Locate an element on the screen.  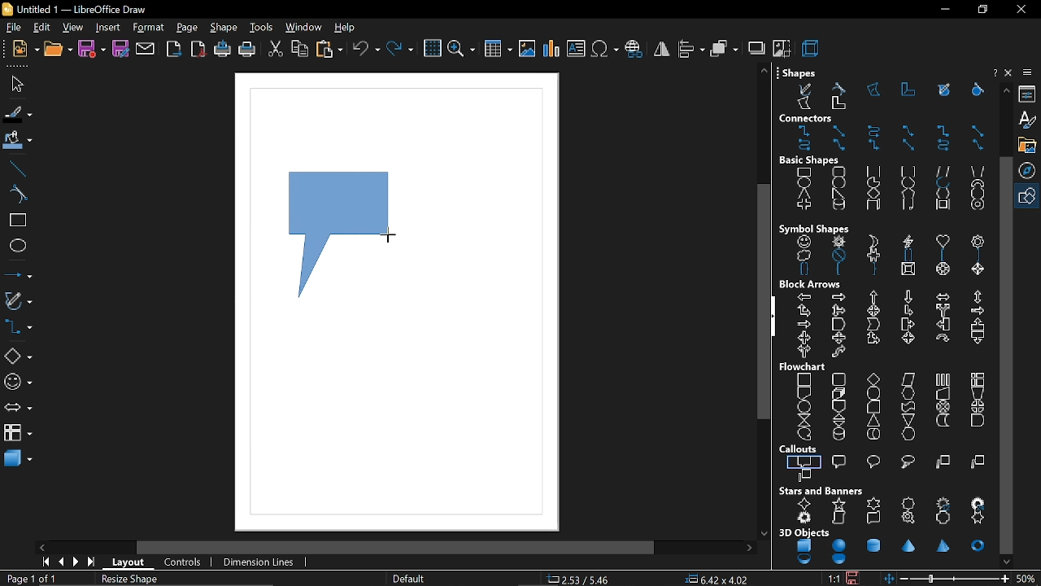
s shaped arrow is located at coordinates (839, 353).